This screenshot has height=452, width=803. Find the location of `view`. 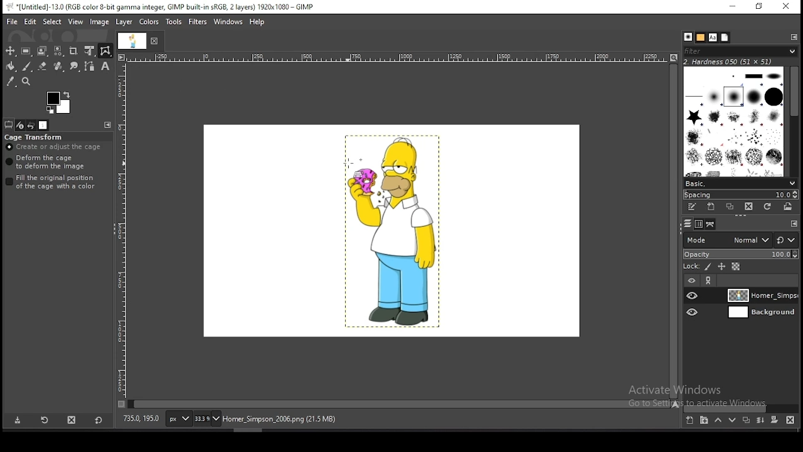

view is located at coordinates (76, 21).